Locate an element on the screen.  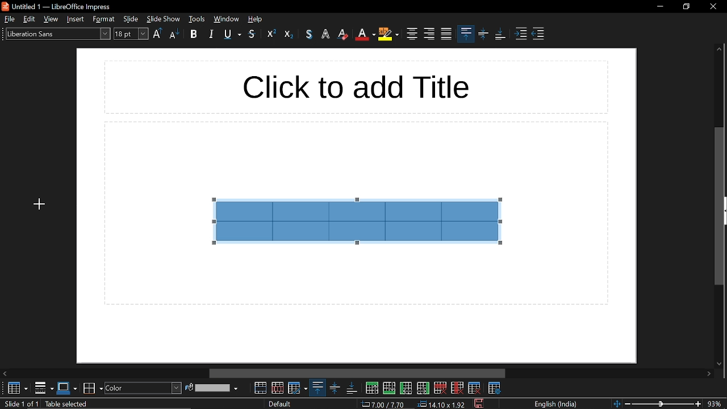
border color is located at coordinates (93, 387).